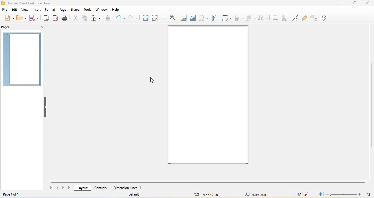 The height and width of the screenshot is (198, 374). I want to click on 25.57/70.82, so click(207, 194).